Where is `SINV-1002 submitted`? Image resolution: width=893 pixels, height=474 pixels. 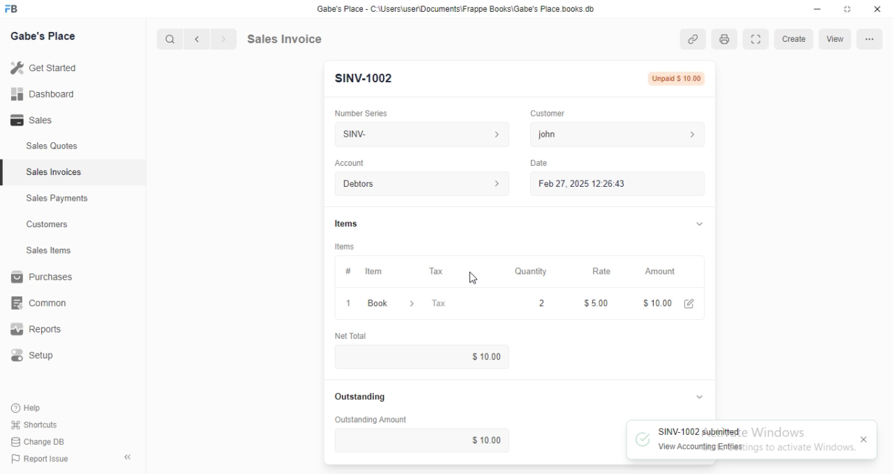
SINV-1002 submitted is located at coordinates (701, 432).